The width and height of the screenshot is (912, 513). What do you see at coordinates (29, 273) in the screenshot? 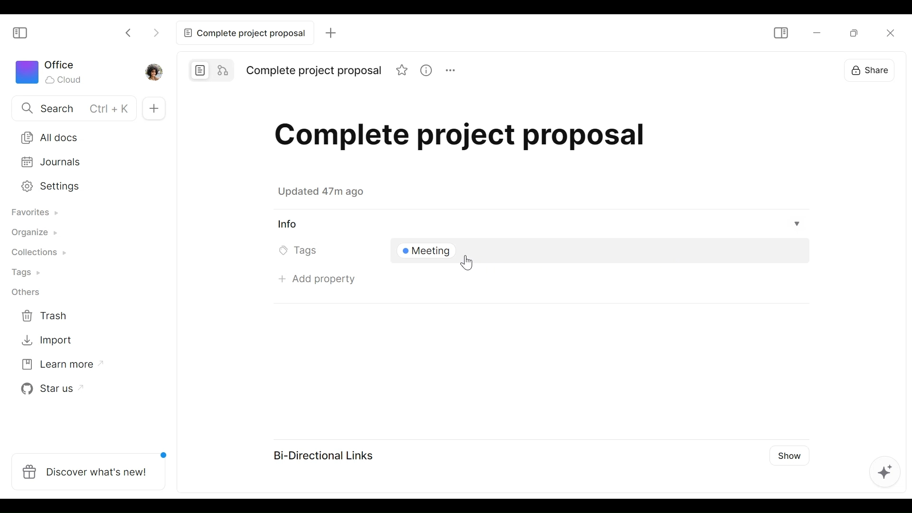
I see `Tags` at bounding box center [29, 273].